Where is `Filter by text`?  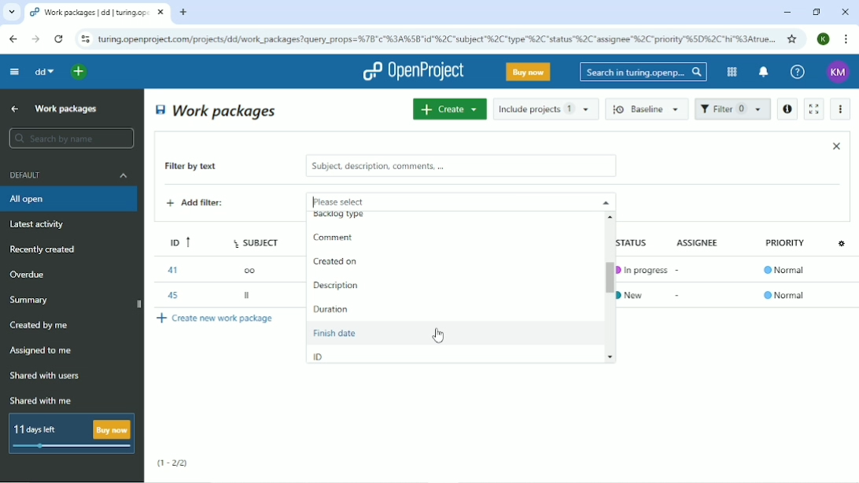 Filter by text is located at coordinates (202, 168).